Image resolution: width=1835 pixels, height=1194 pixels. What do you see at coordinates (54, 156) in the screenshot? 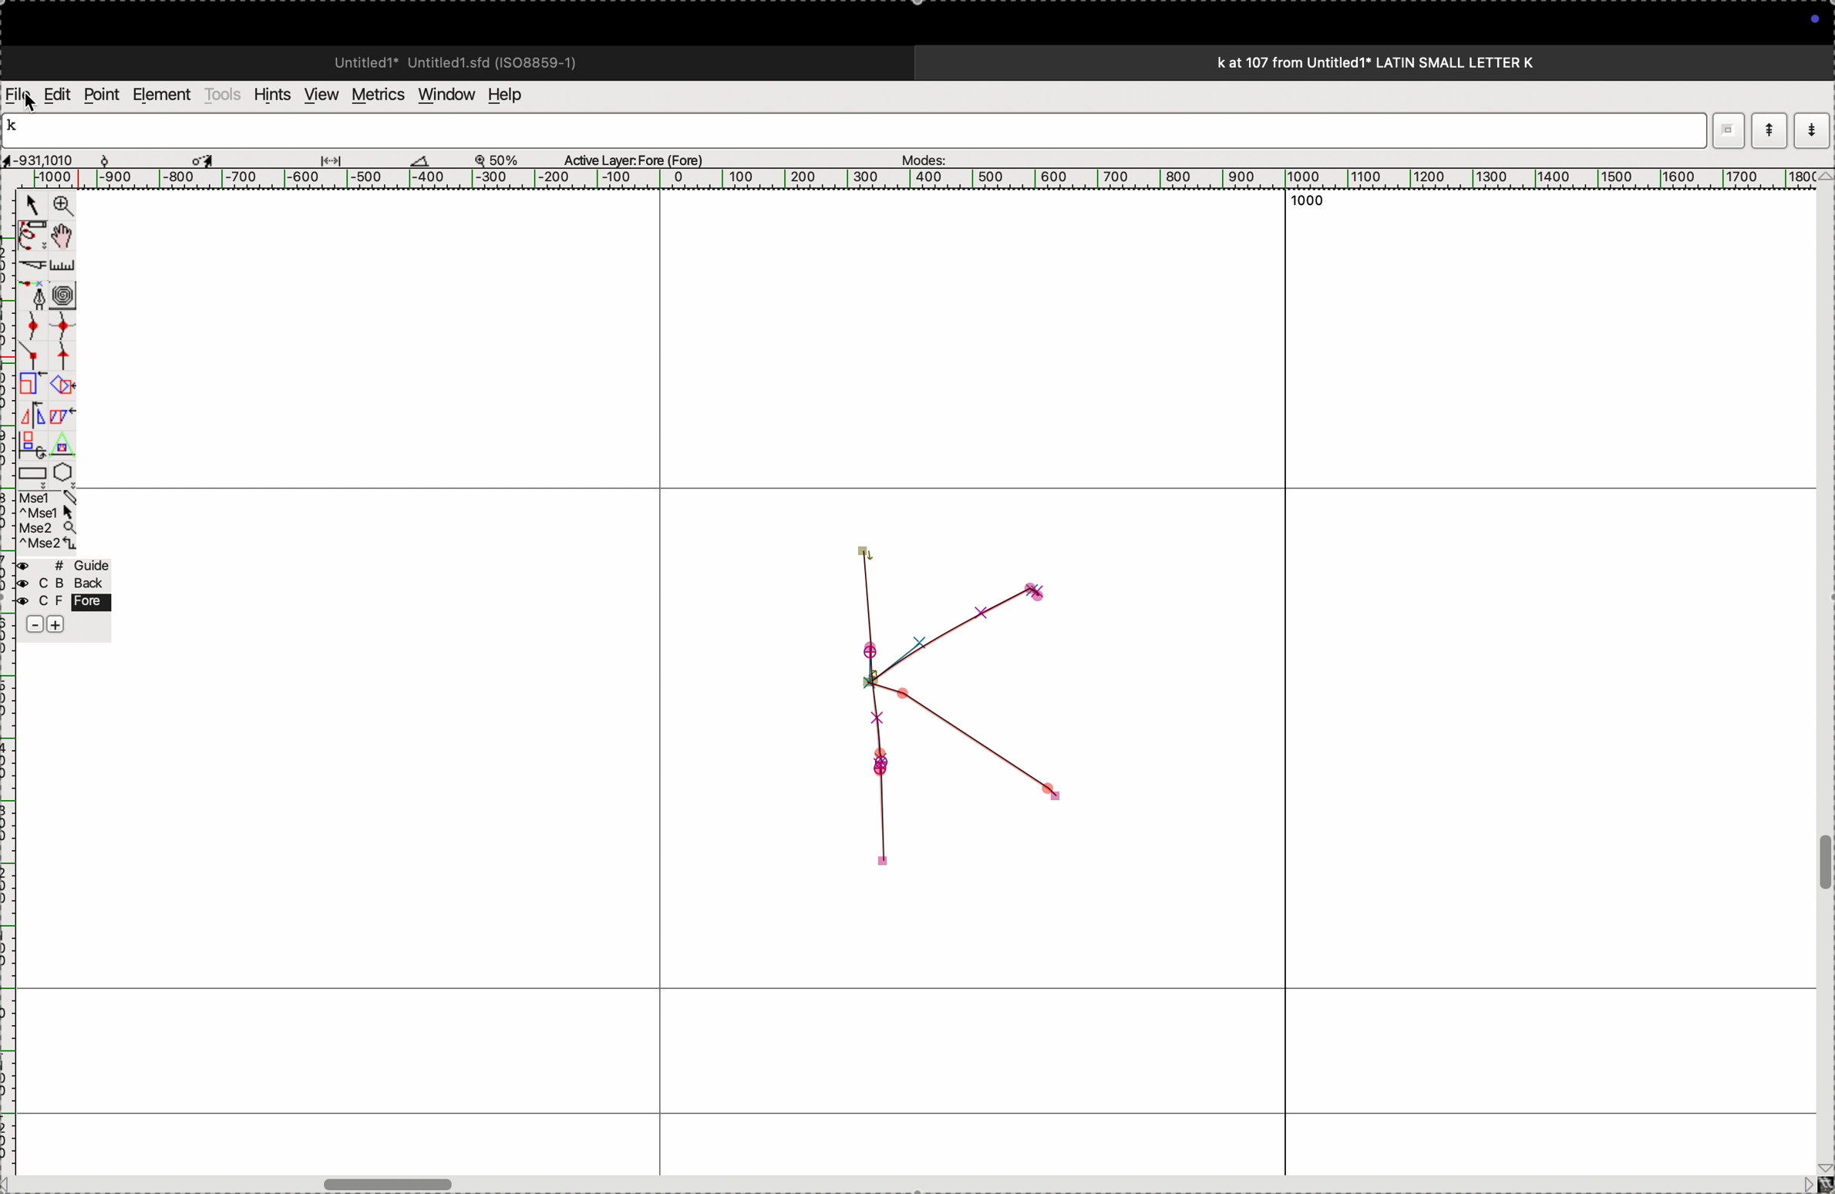
I see `co ordinates` at bounding box center [54, 156].